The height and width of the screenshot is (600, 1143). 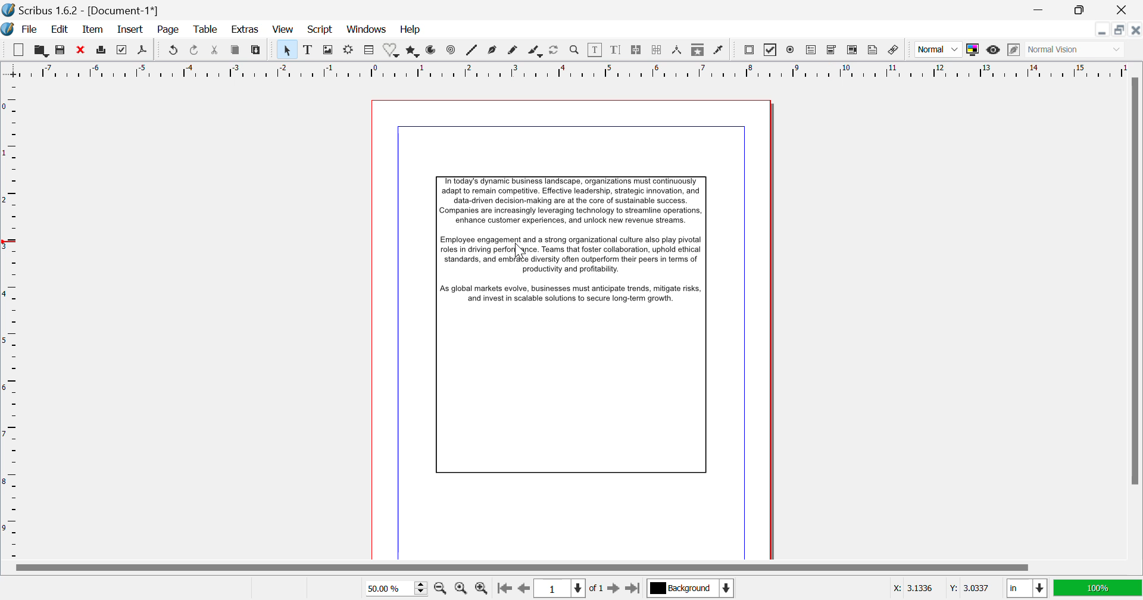 What do you see at coordinates (369, 50) in the screenshot?
I see `Table` at bounding box center [369, 50].